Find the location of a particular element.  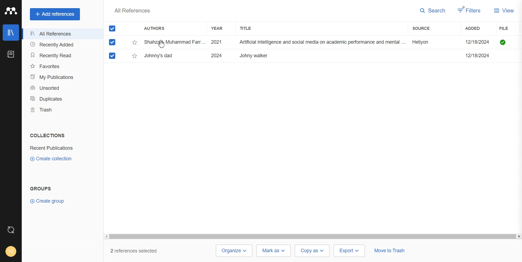

Shahzad, Muhammad Farr... 2021 Artificial intelligence and social media on academic performance and mental ...  Heliyon 12/18/2024 is located at coordinates (319, 42).